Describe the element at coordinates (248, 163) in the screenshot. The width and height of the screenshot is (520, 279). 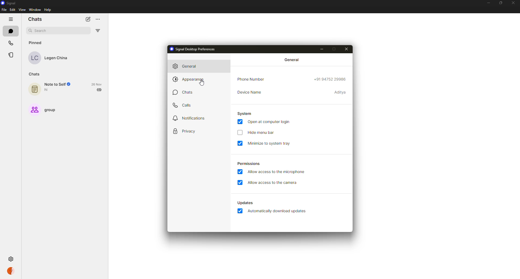
I see `permissions` at that location.